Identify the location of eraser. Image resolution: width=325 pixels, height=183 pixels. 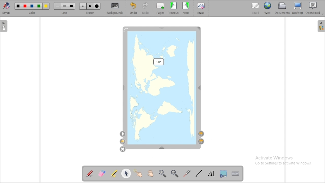
(90, 8).